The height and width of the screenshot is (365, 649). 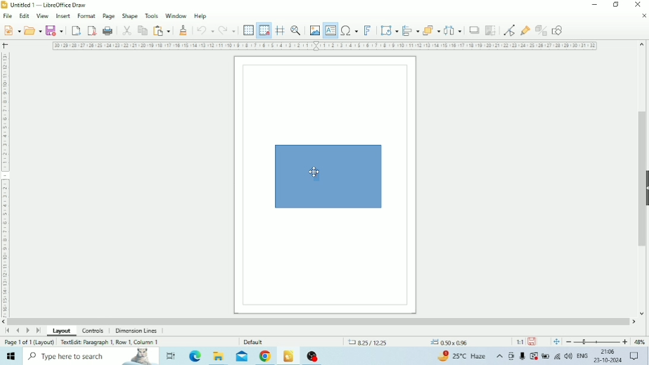 What do you see at coordinates (90, 357) in the screenshot?
I see `Type here to search` at bounding box center [90, 357].